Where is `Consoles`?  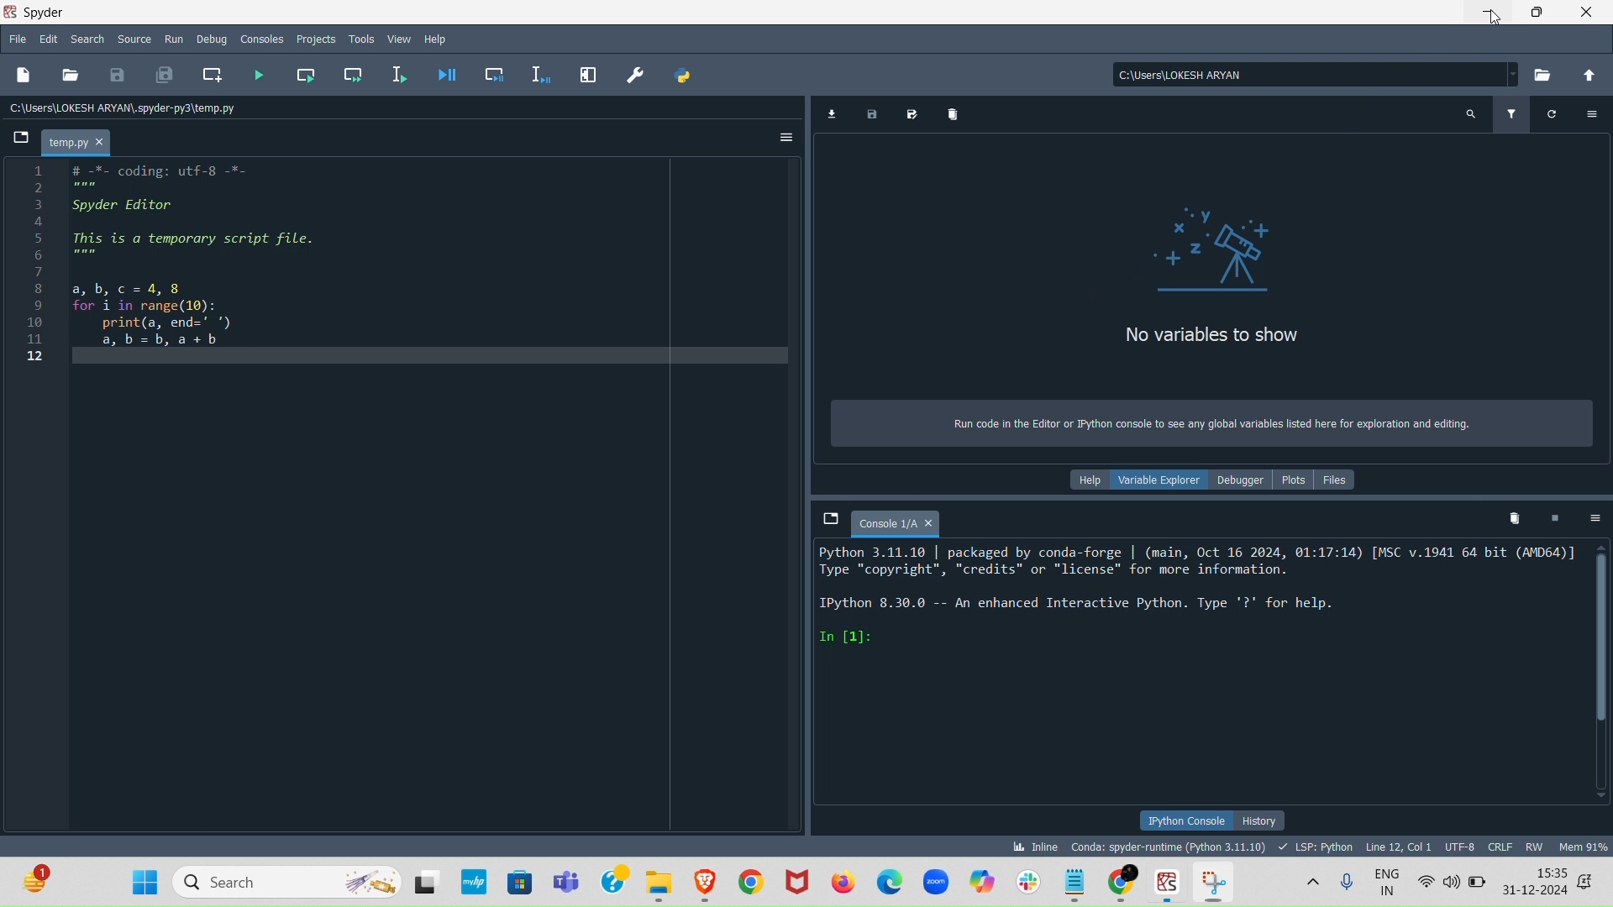 Consoles is located at coordinates (261, 40).